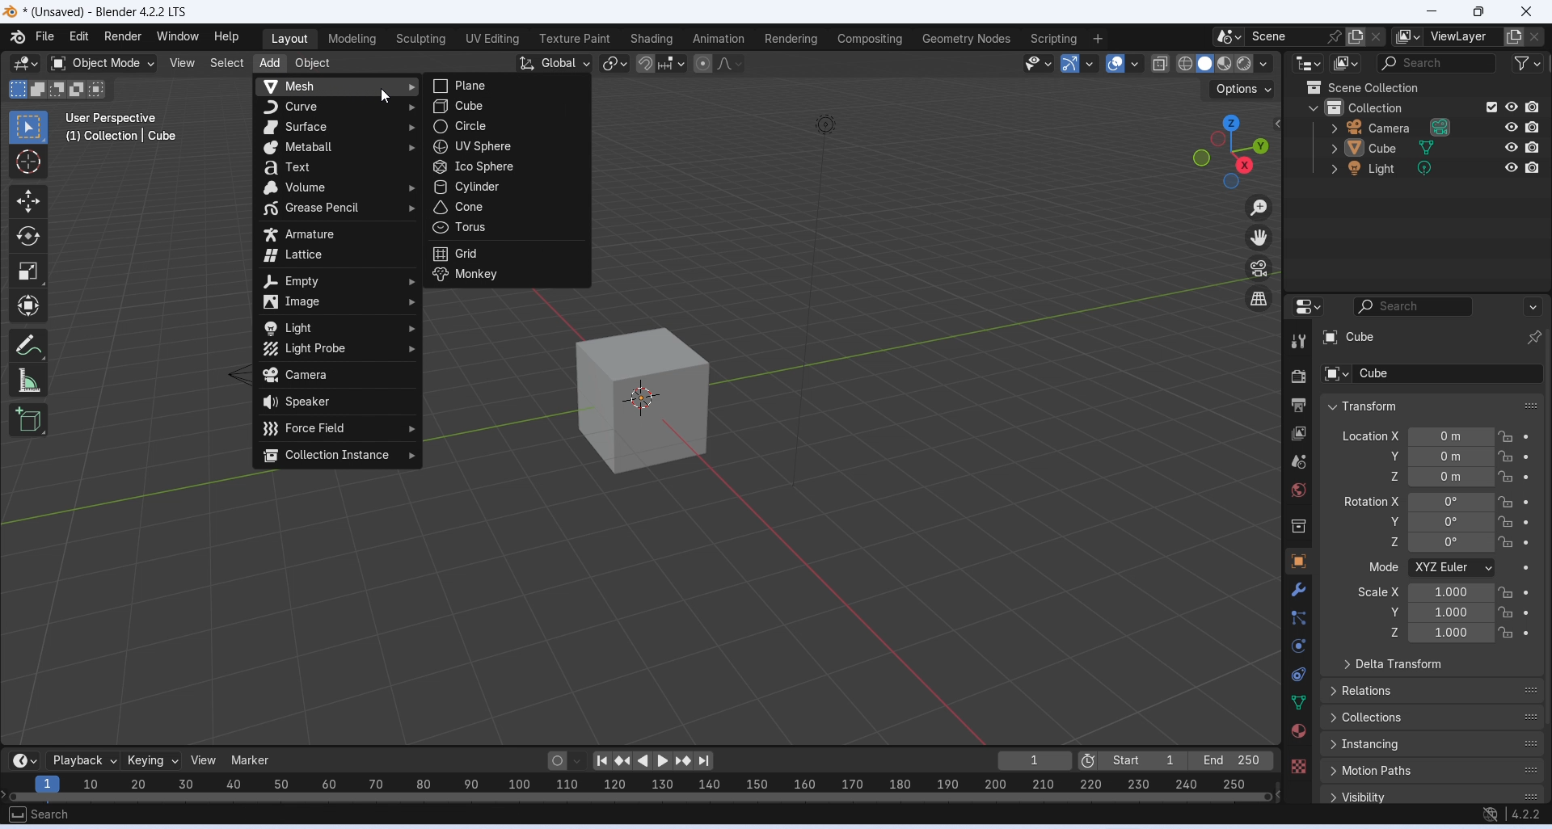 The height and width of the screenshot is (829, 1552). I want to click on rotation x, so click(1372, 501).